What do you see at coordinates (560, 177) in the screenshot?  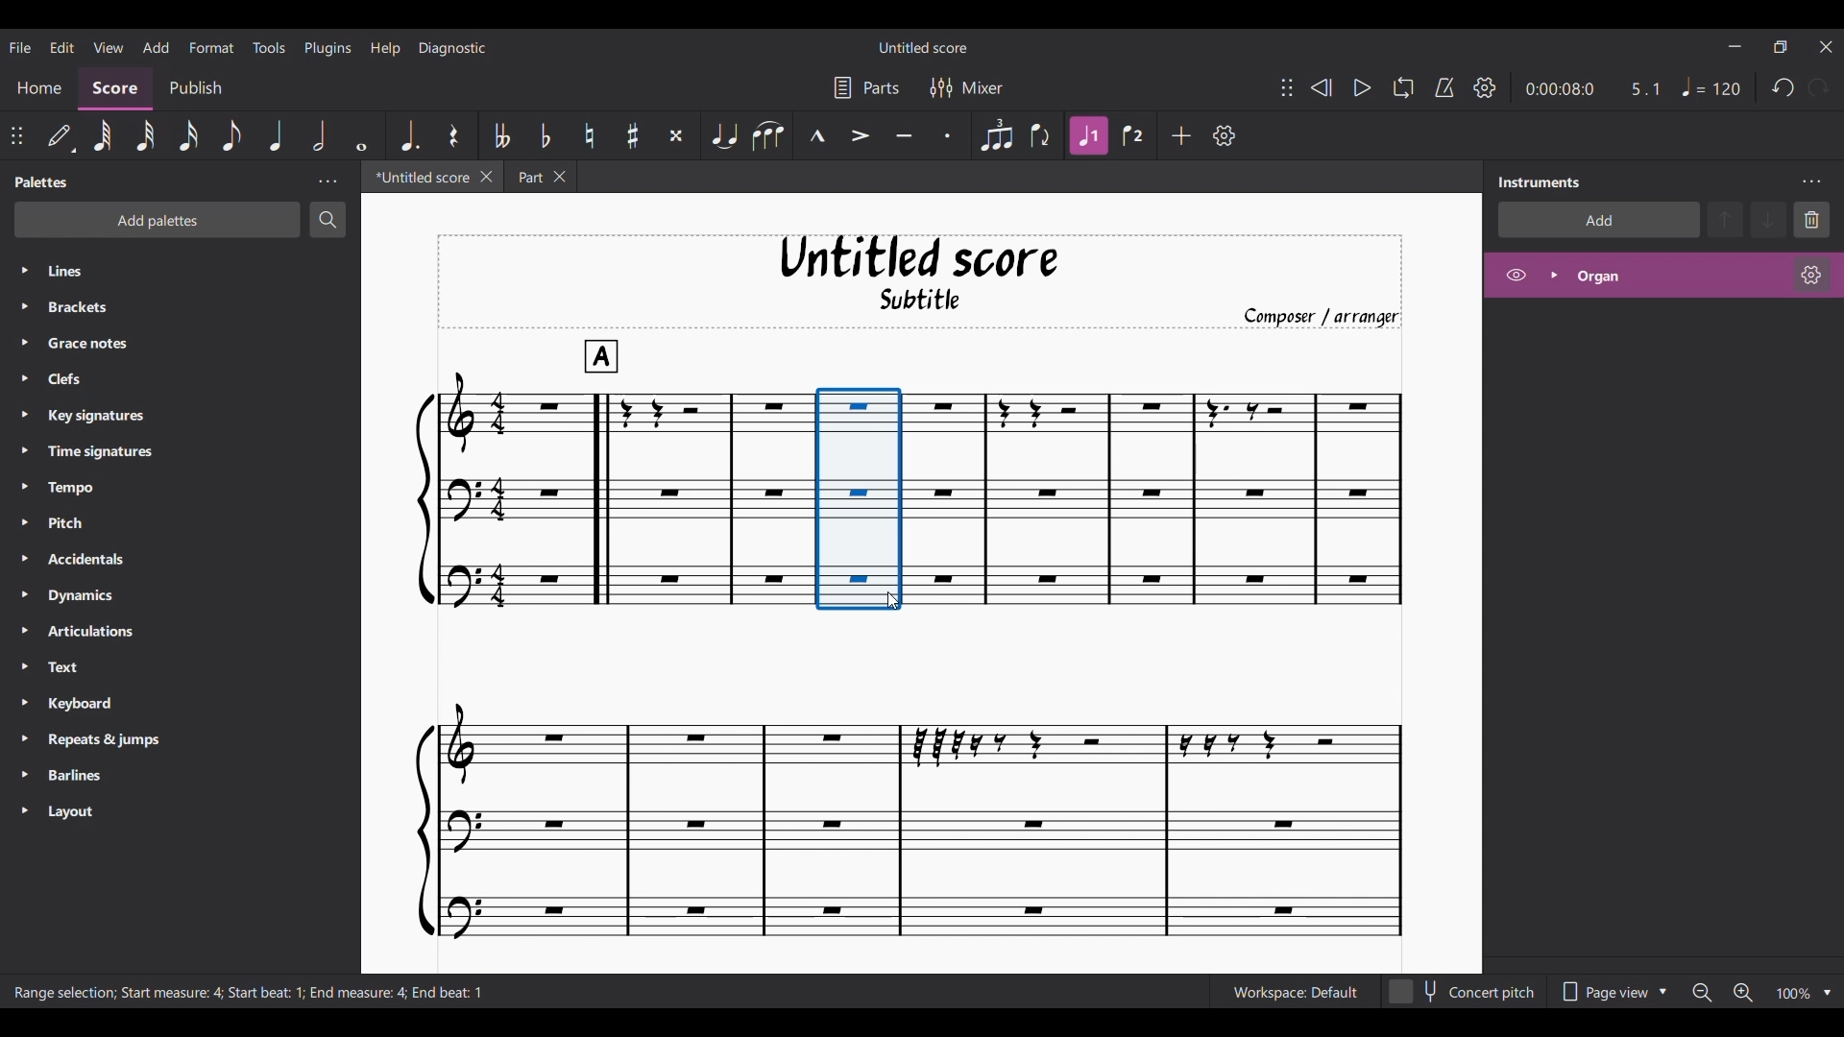 I see `Close Part tab` at bounding box center [560, 177].